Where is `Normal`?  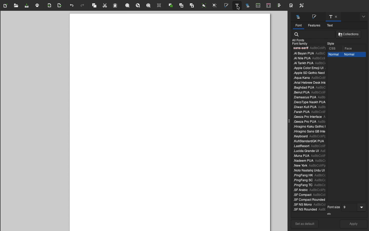 Normal is located at coordinates (354, 55).